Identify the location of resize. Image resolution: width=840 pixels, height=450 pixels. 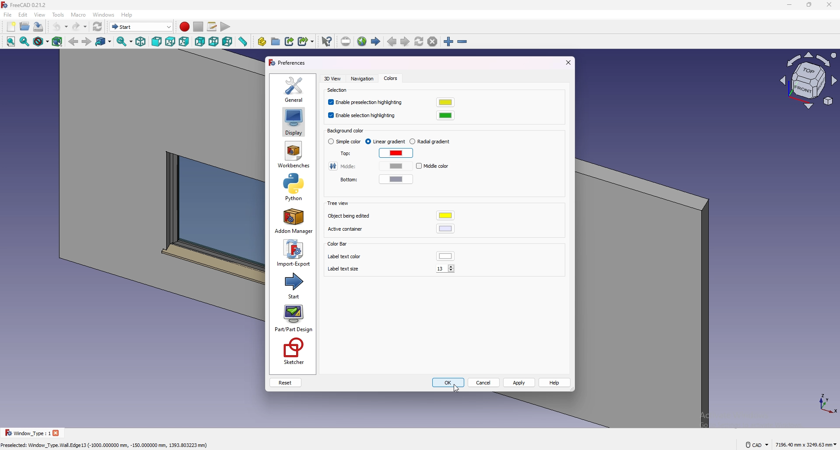
(809, 5).